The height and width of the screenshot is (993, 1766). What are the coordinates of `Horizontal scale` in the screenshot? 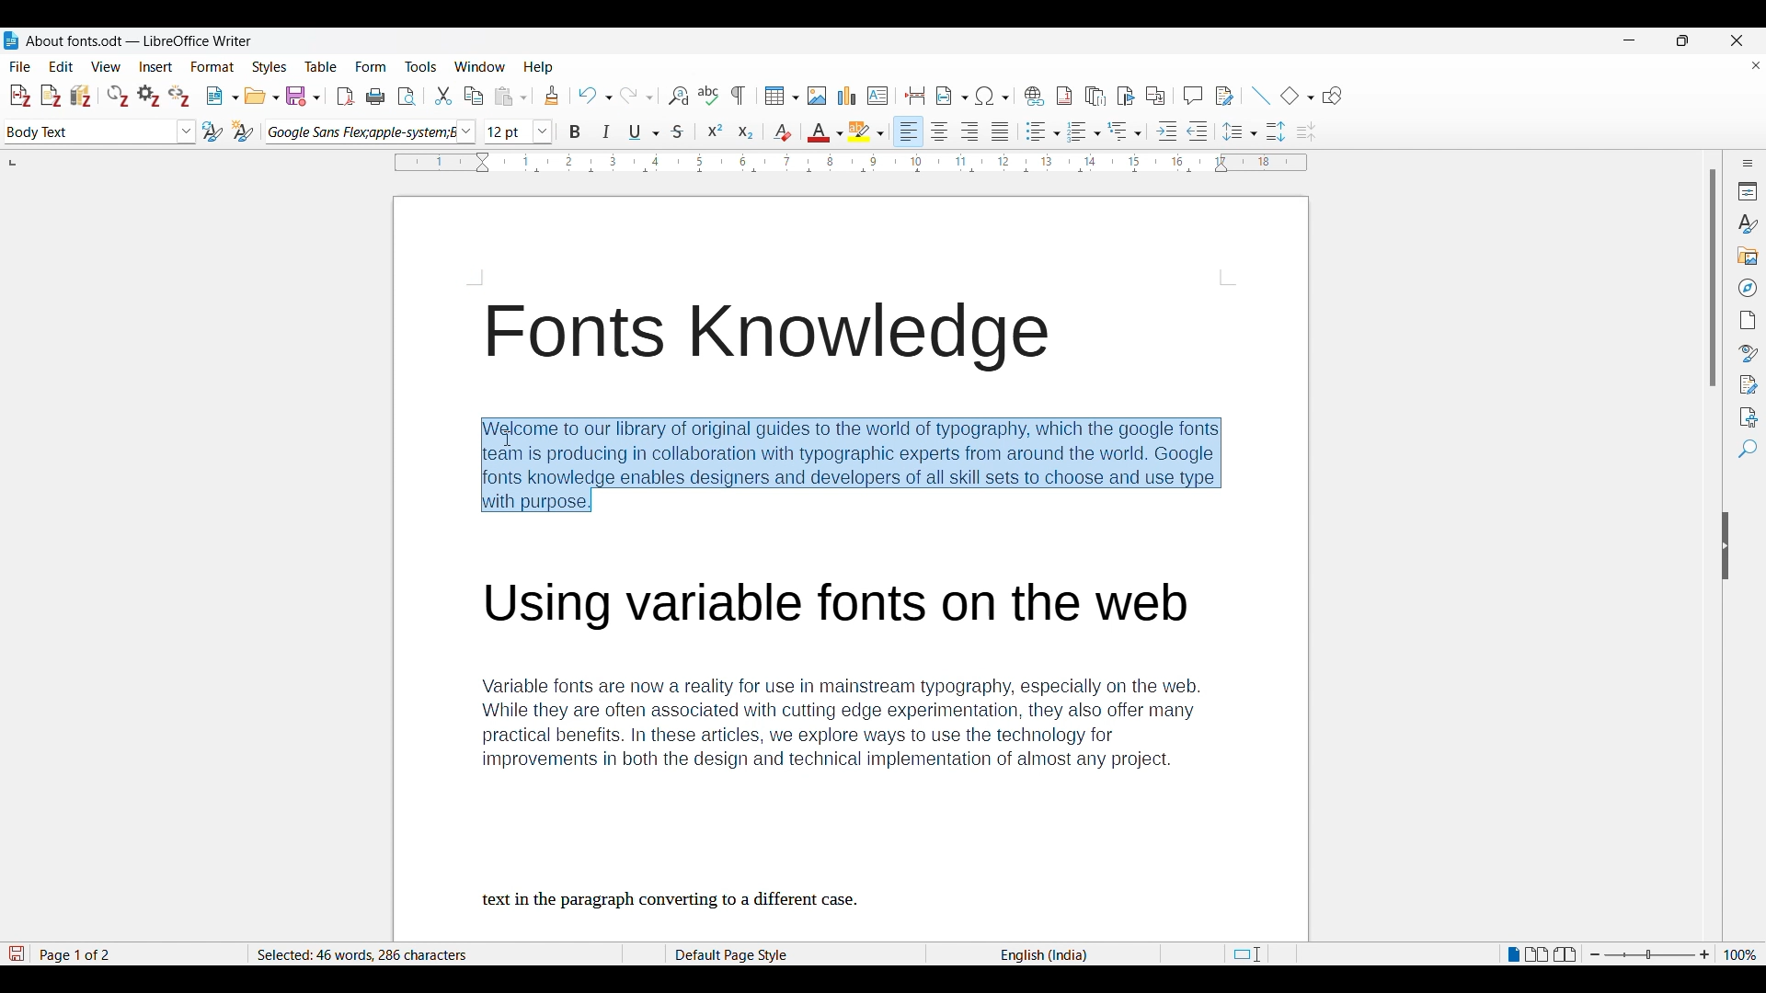 It's located at (852, 164).